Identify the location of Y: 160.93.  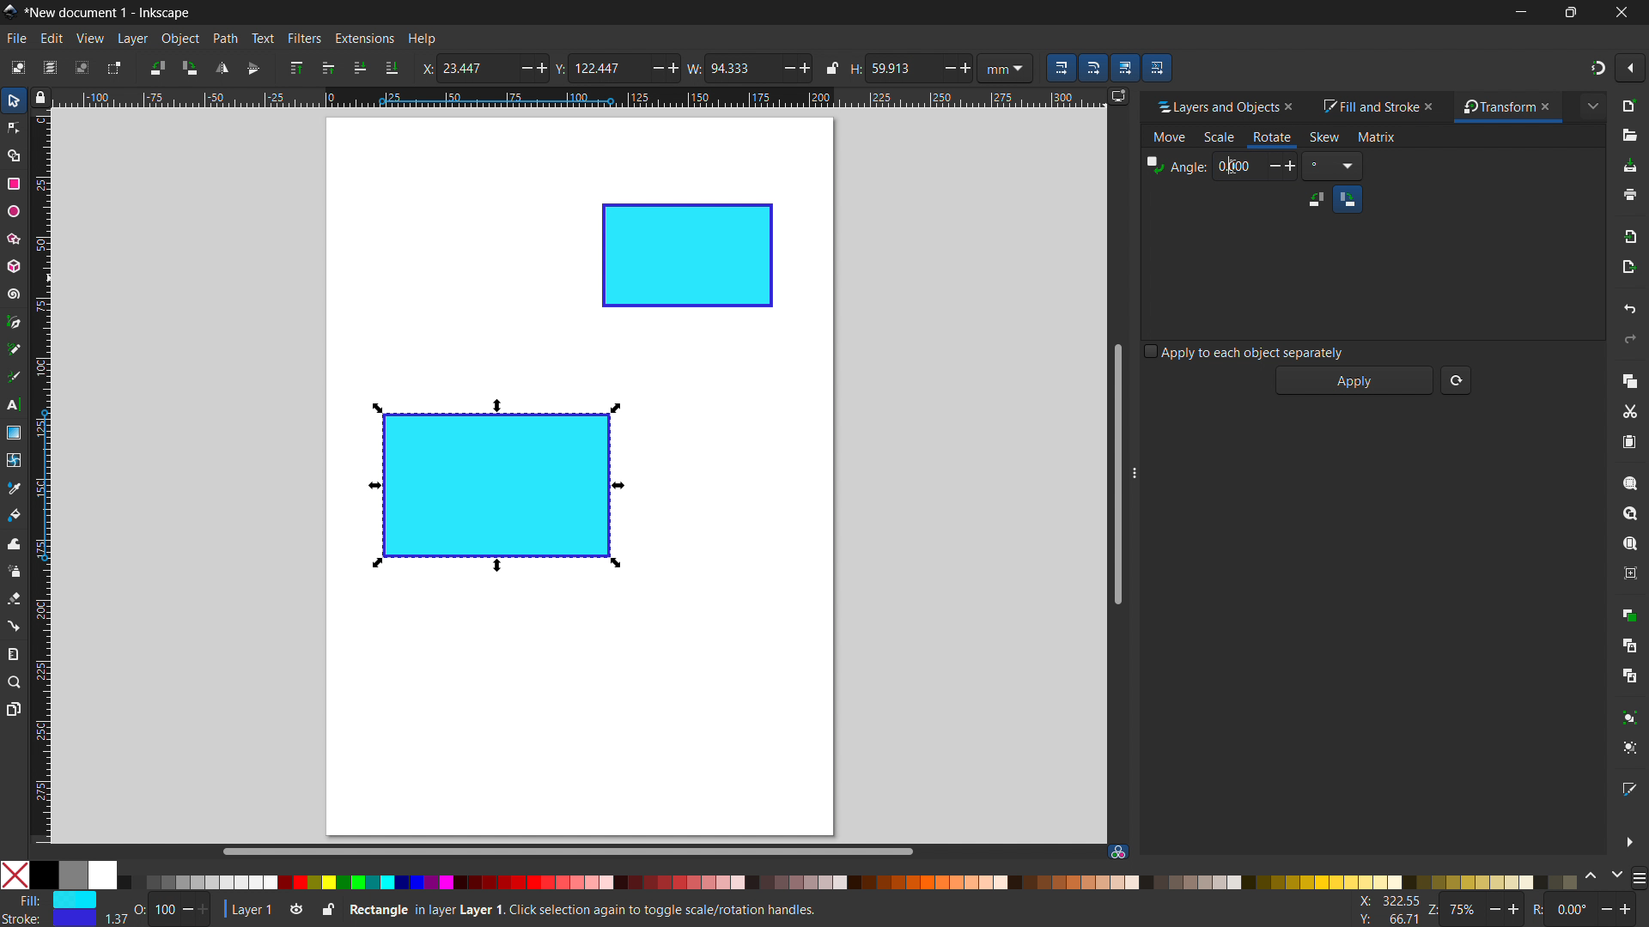
(1383, 920).